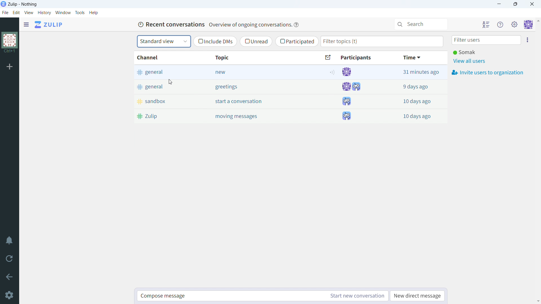 The width and height of the screenshot is (541, 304). Describe the element at coordinates (538, 20) in the screenshot. I see `scroll up` at that location.